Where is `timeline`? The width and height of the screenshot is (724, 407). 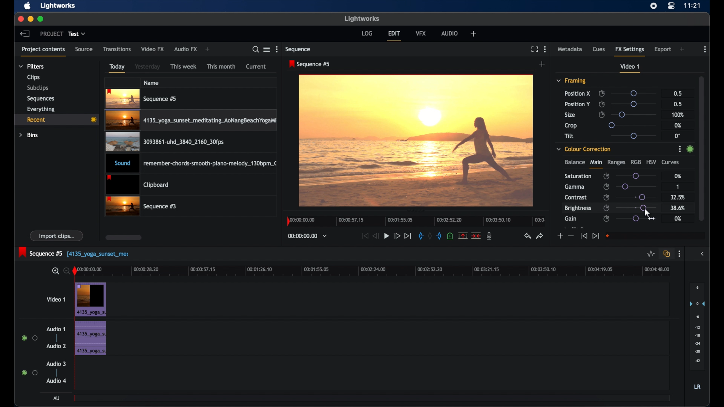
timeline is located at coordinates (413, 221).